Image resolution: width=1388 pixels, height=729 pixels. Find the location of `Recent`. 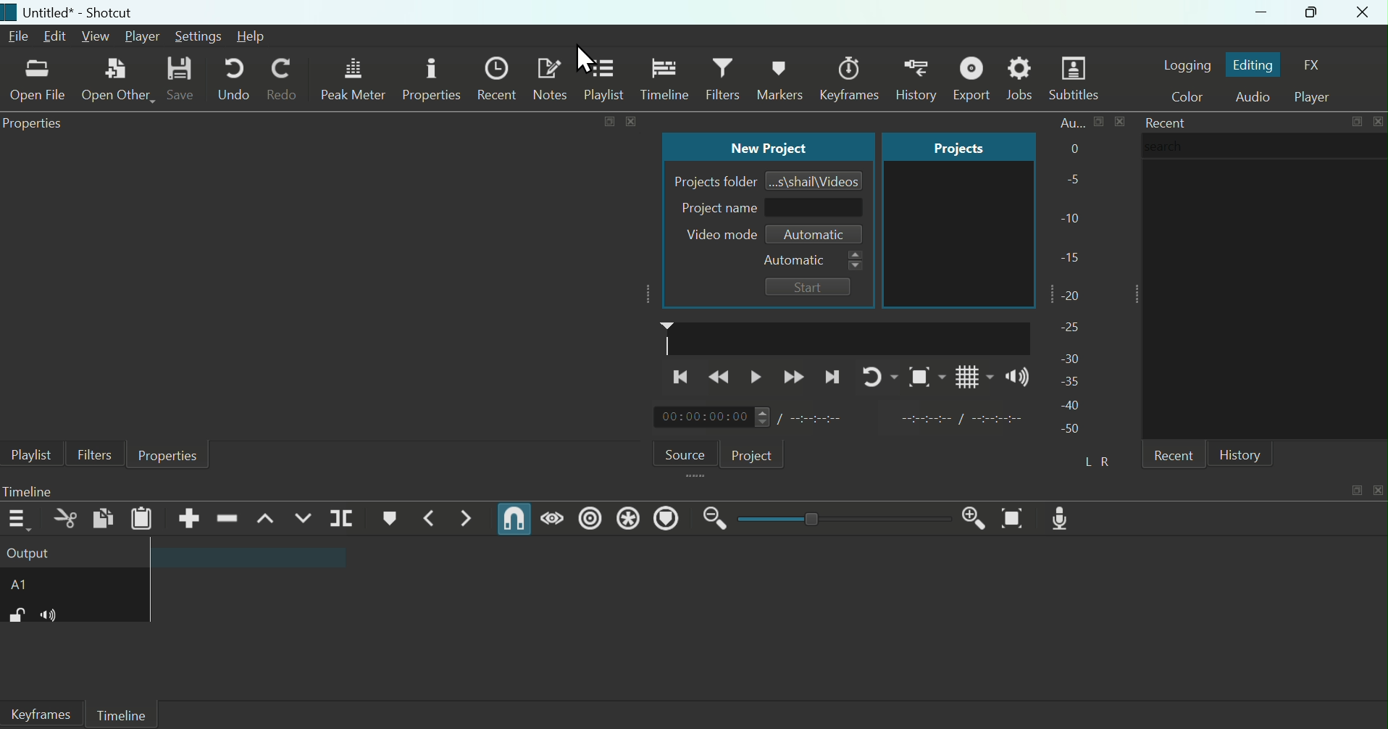

Recent is located at coordinates (1165, 122).